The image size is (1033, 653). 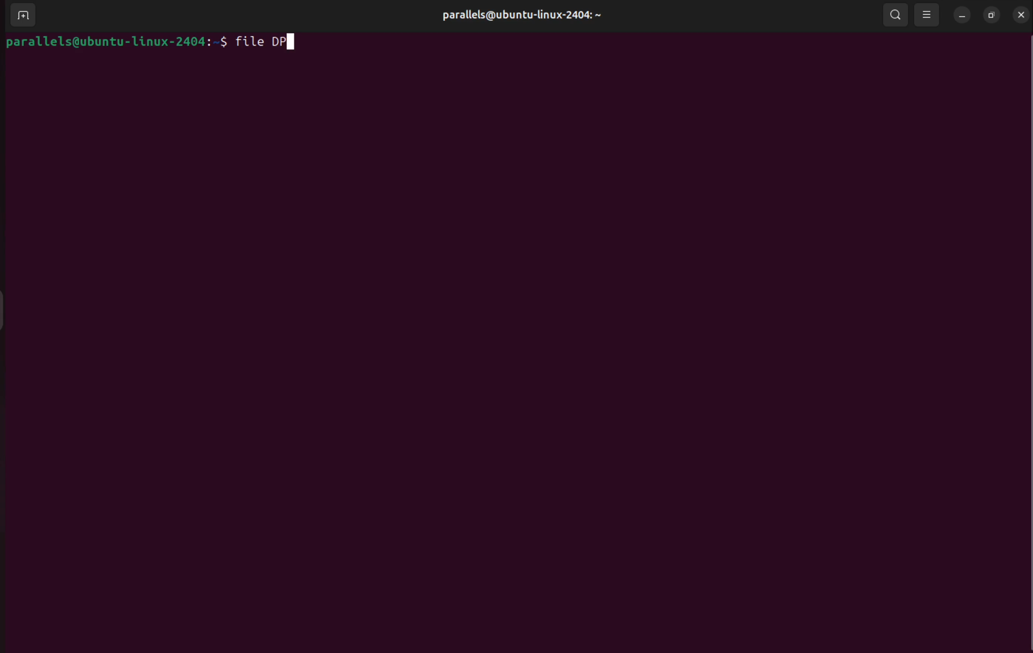 I want to click on parallels, so click(x=530, y=15).